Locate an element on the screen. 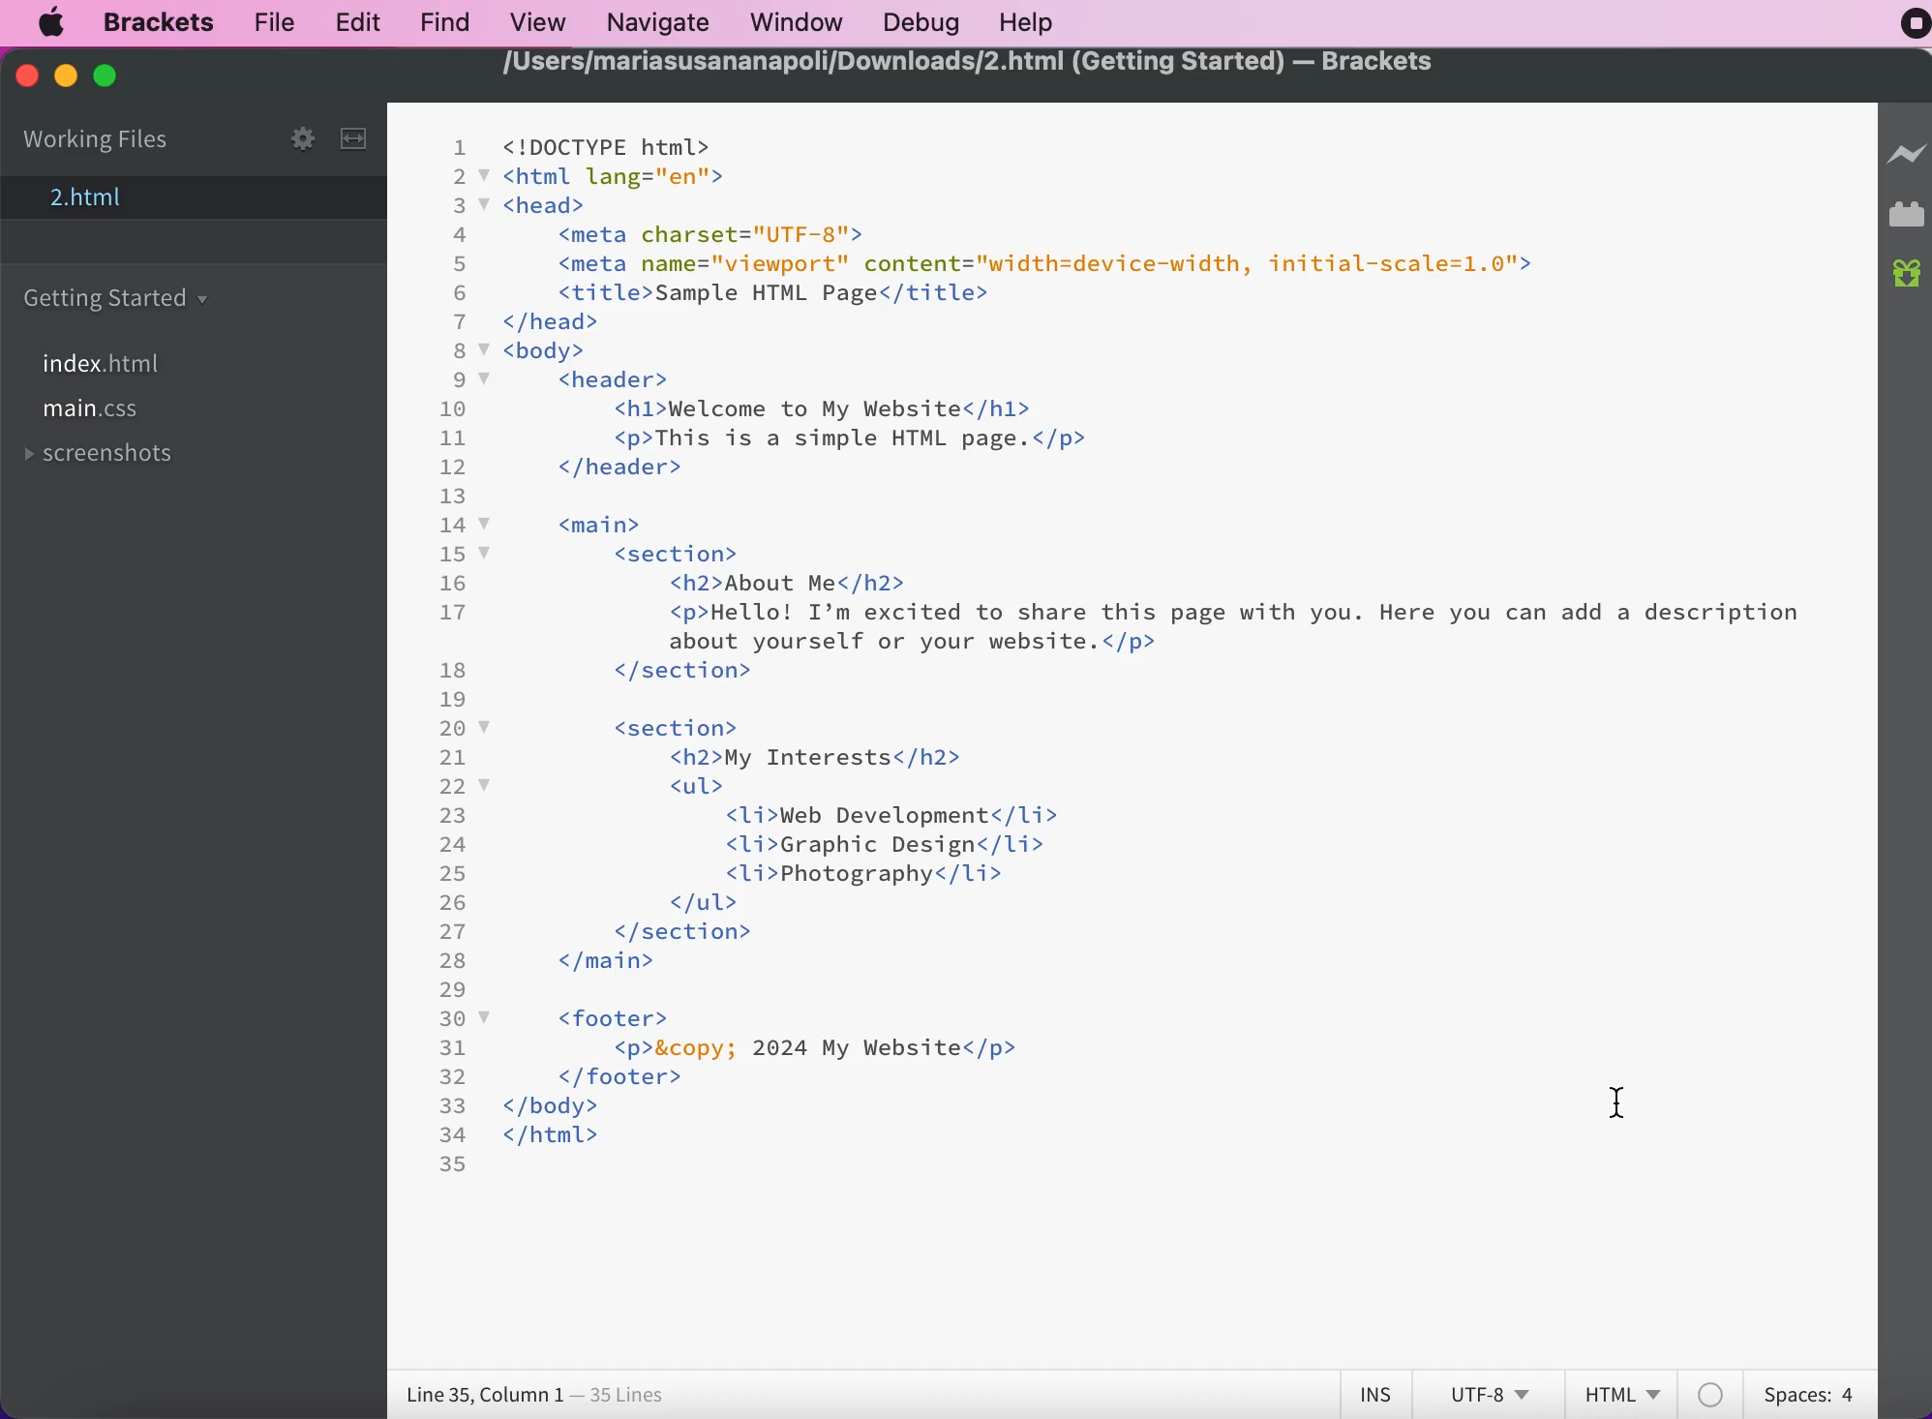 The width and height of the screenshot is (1932, 1419). code fold is located at coordinates (486, 203).